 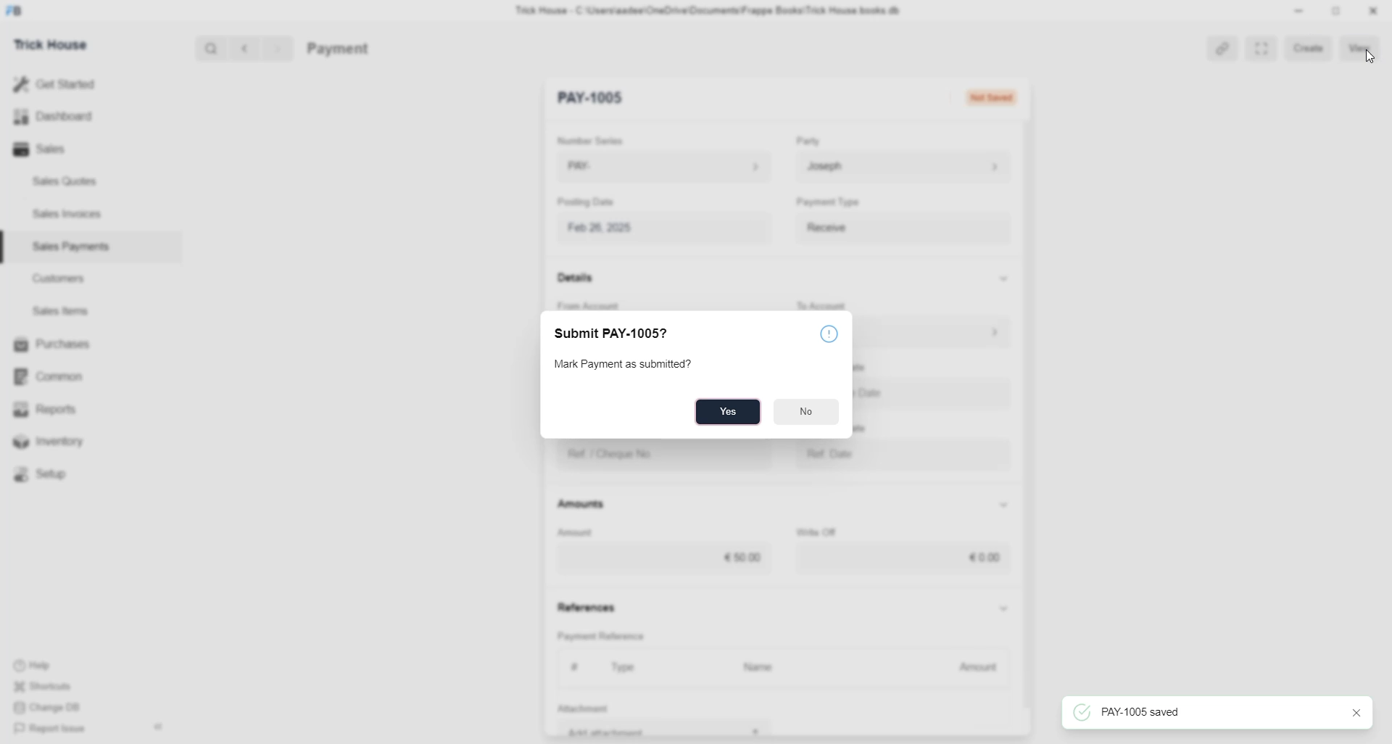 What do you see at coordinates (623, 668) in the screenshot?
I see `Type` at bounding box center [623, 668].